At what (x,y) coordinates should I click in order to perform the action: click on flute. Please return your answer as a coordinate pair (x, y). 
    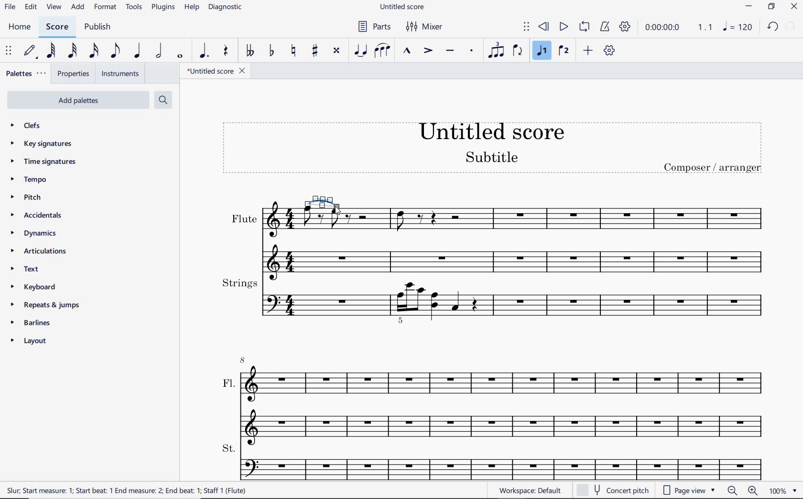
    Looking at the image, I should click on (354, 242).